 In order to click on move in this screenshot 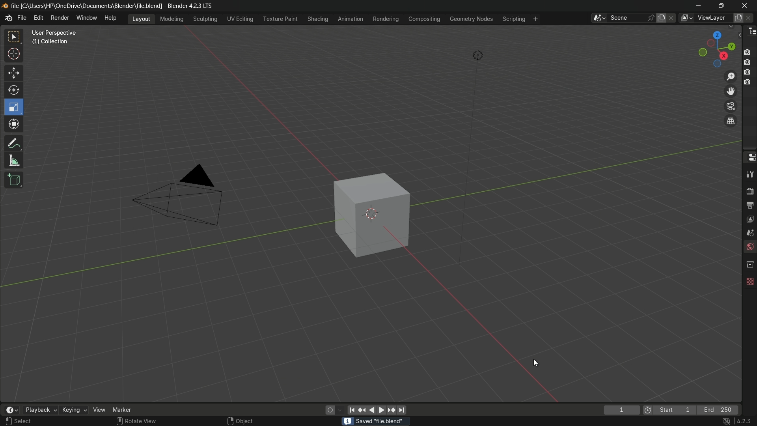, I will do `click(13, 72)`.